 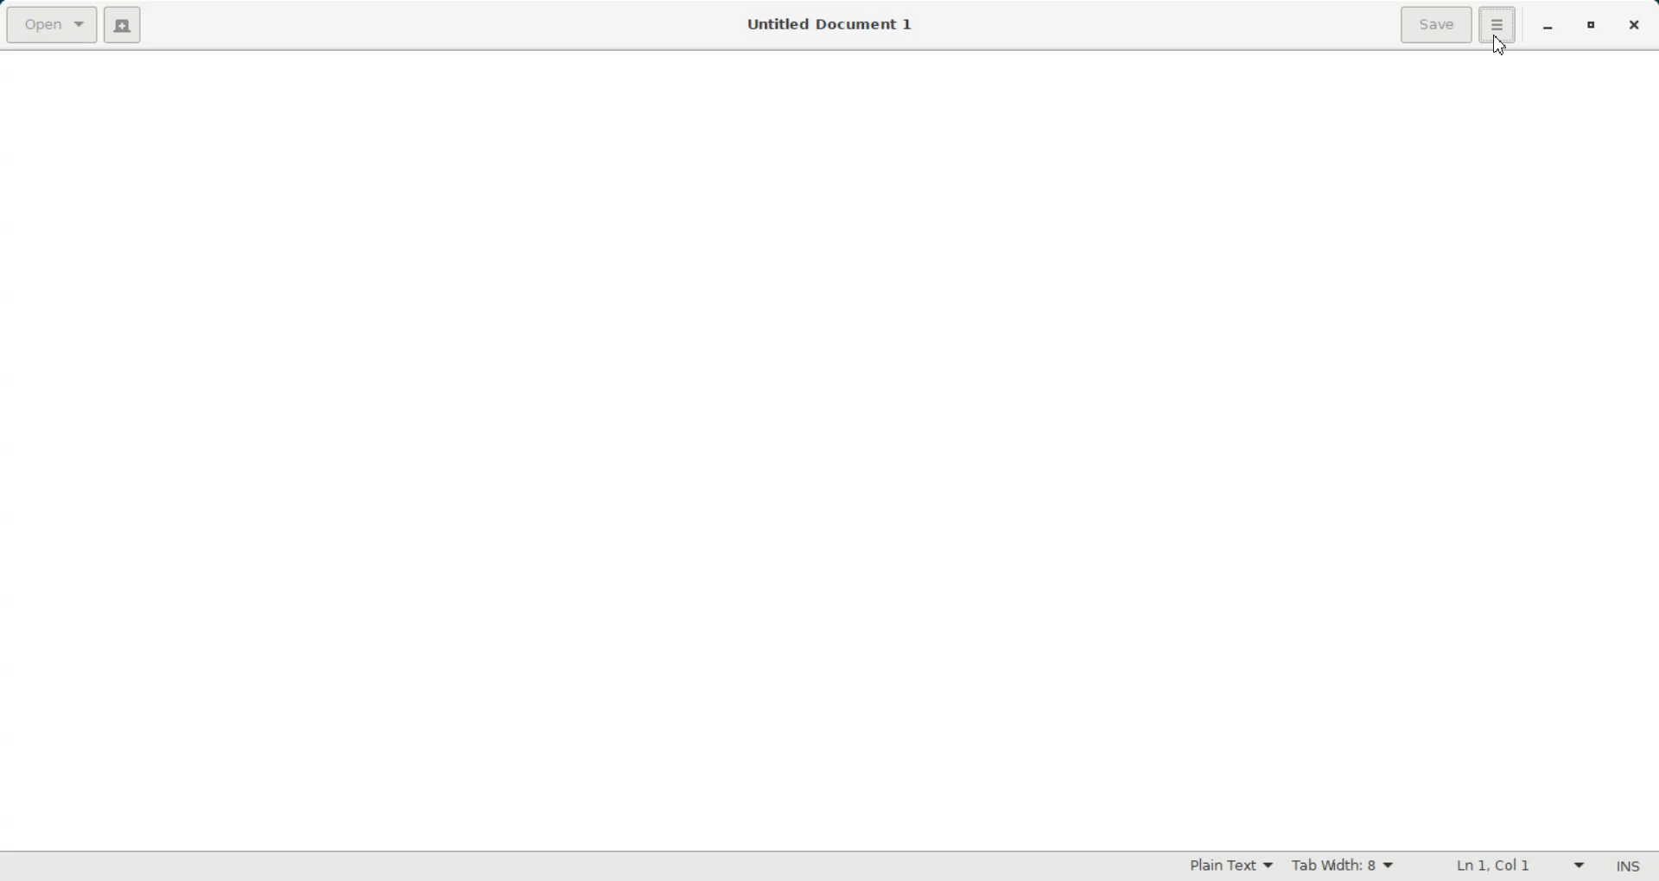 What do you see at coordinates (1342, 865) in the screenshot?
I see `Tab Width` at bounding box center [1342, 865].